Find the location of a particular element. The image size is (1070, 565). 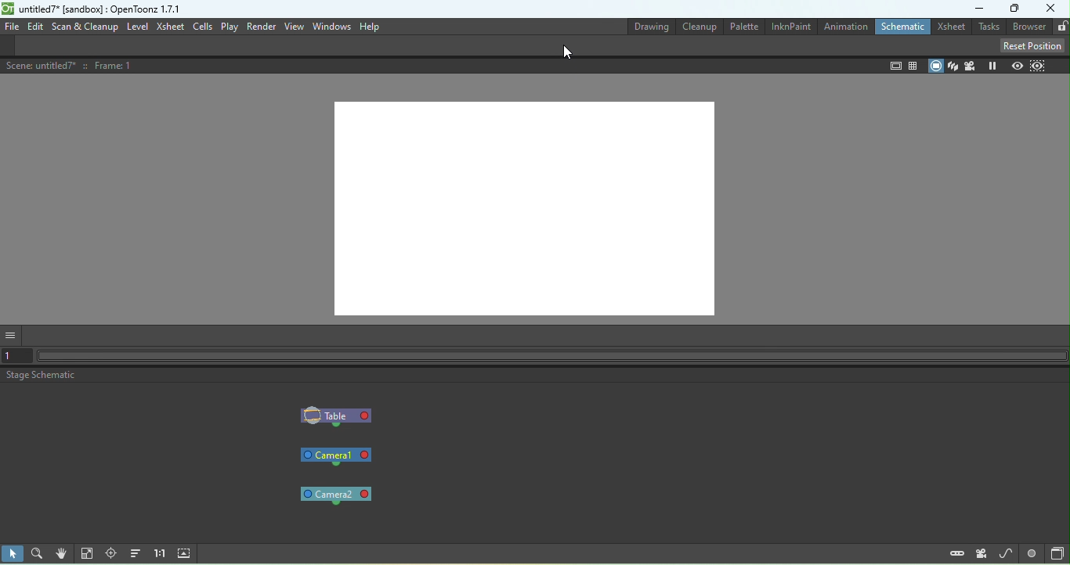

Safe area is located at coordinates (895, 67).